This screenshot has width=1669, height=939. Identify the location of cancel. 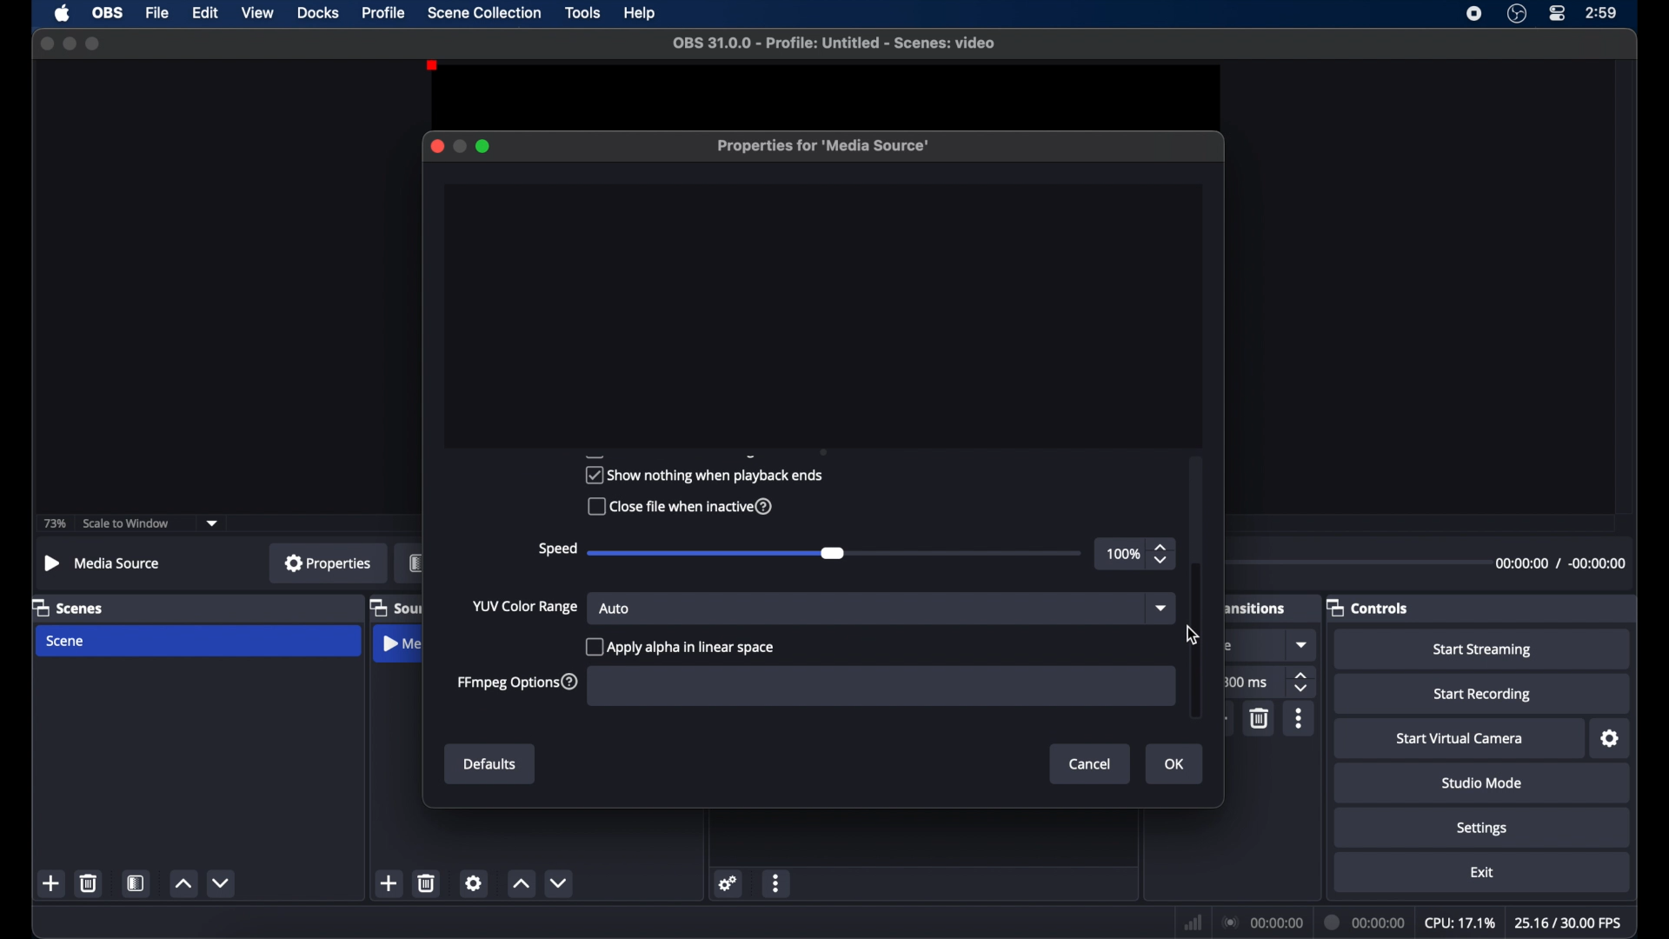
(1091, 765).